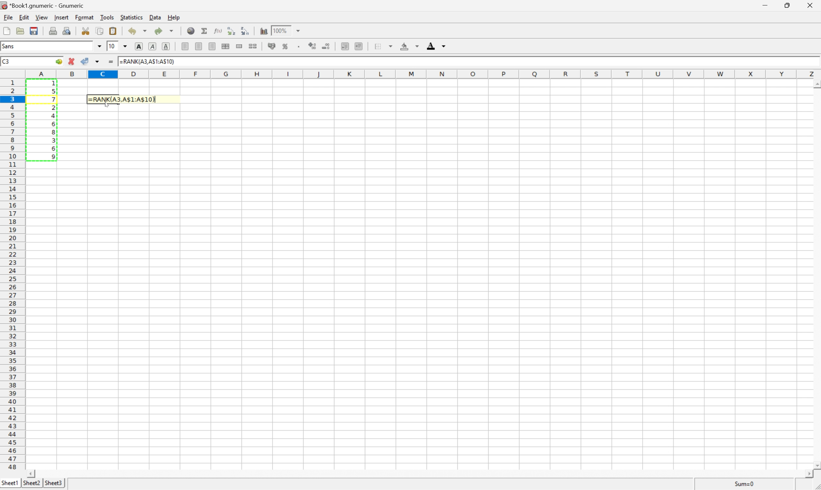 The width and height of the screenshot is (821, 490). I want to click on =RANK(A3,A$1:A$10), so click(127, 98).